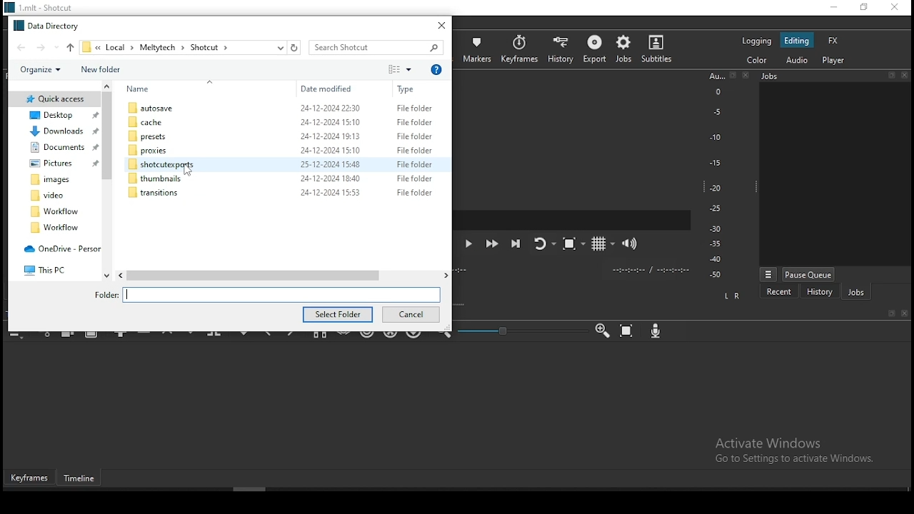 This screenshot has height=514, width=914. Describe the element at coordinates (83, 480) in the screenshot. I see `timeline` at that location.